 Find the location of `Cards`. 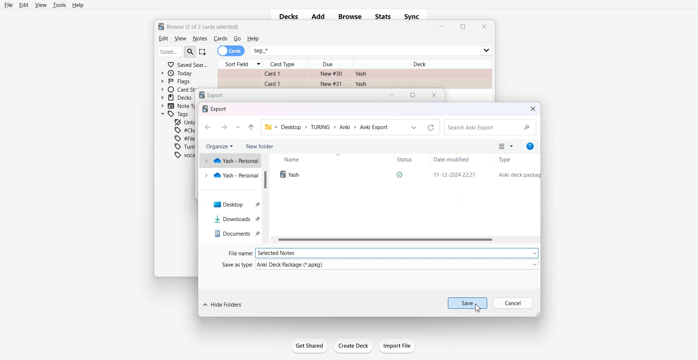

Cards is located at coordinates (231, 51).